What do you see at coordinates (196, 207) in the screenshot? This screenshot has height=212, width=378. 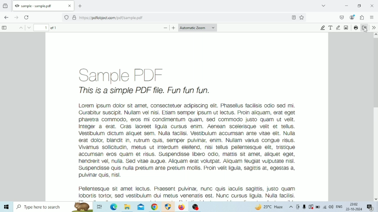 I see `OBS Studio` at bounding box center [196, 207].